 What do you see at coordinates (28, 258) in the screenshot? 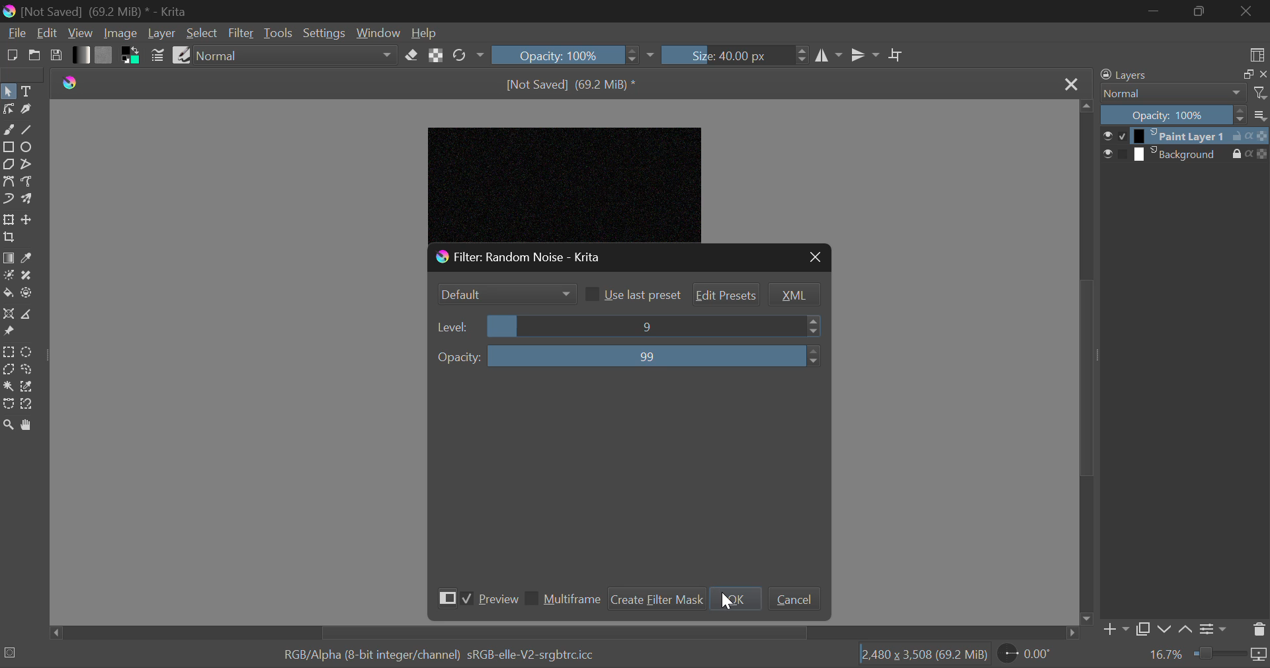
I see `Eyedropper` at bounding box center [28, 258].